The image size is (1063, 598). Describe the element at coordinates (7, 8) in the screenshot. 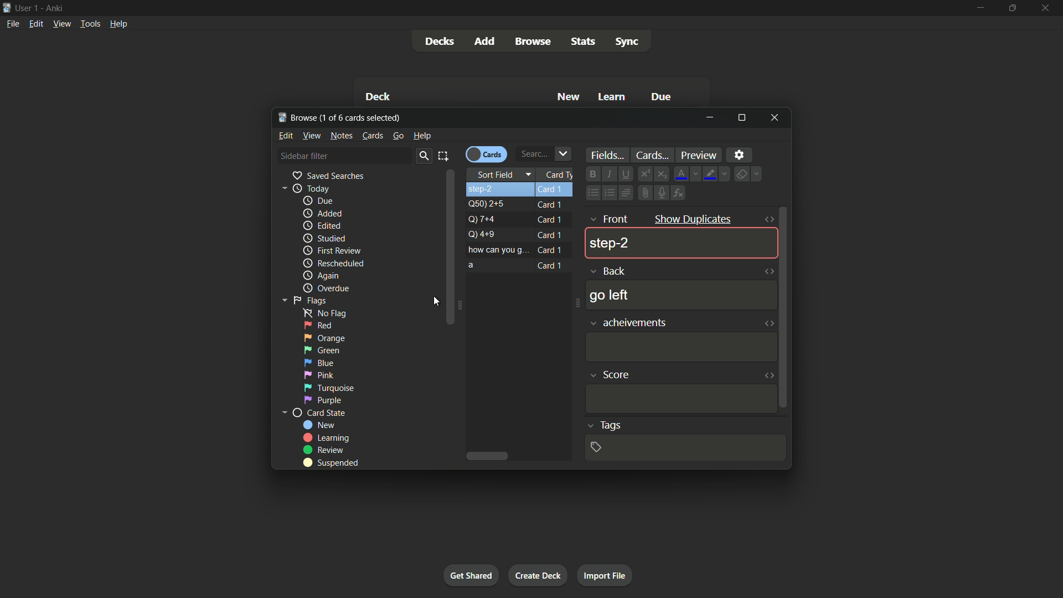

I see `App icon` at that location.